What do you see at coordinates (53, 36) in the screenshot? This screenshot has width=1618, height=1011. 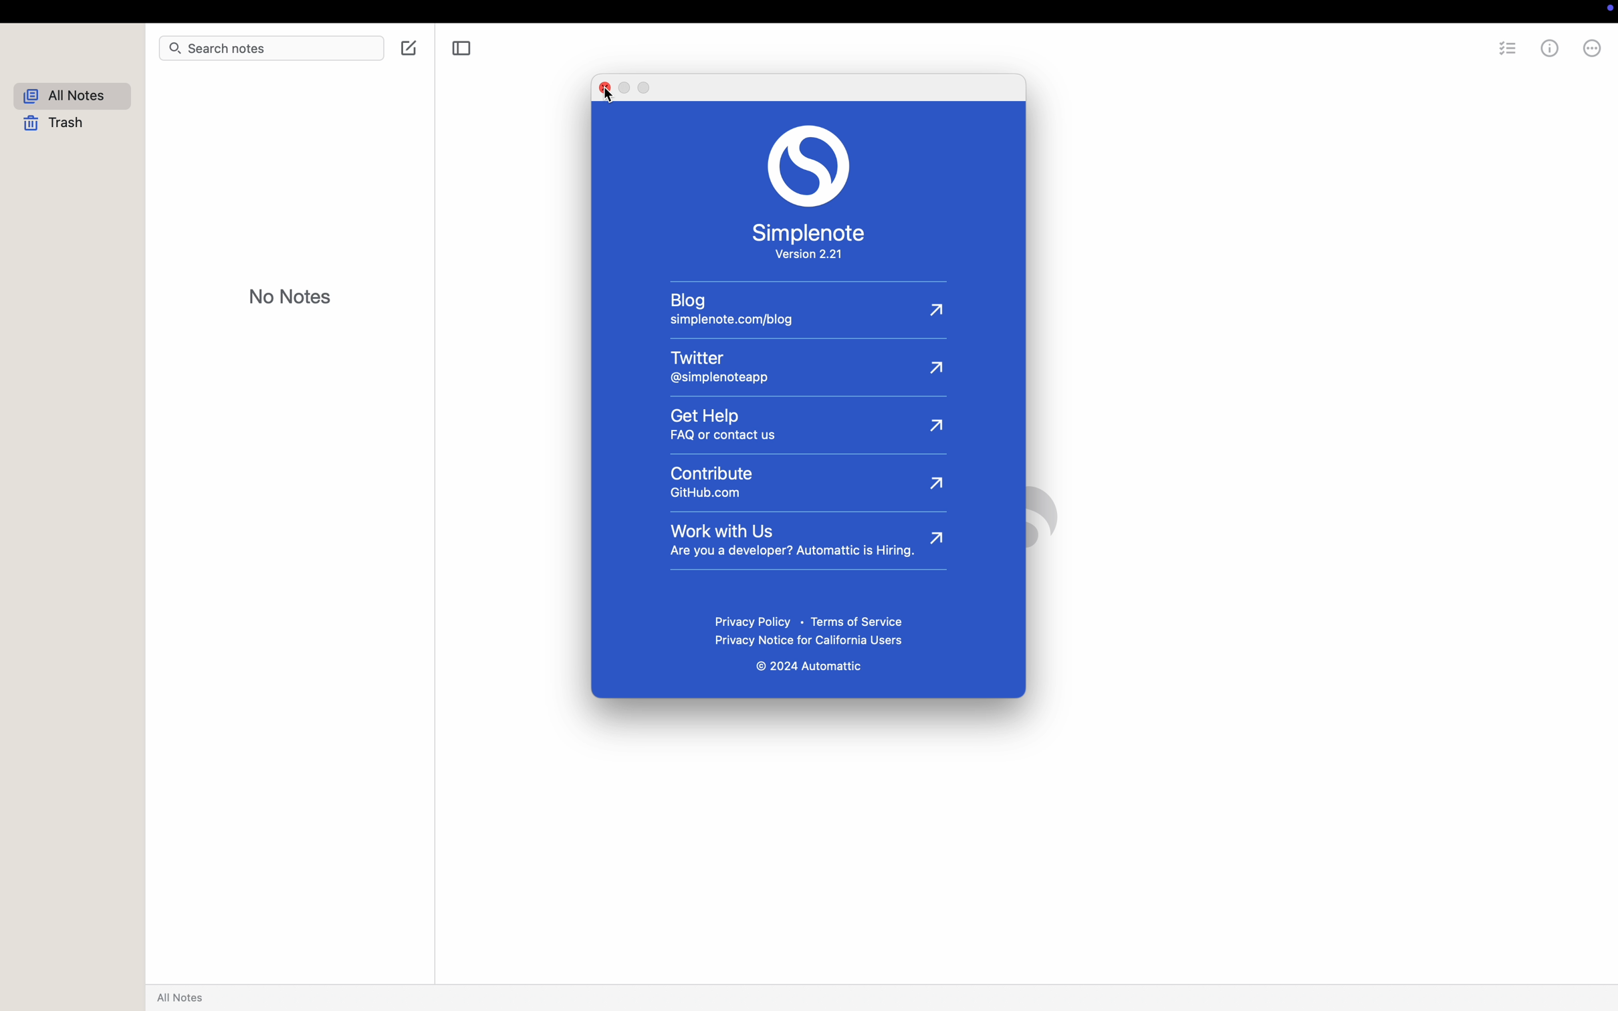 I see `maximize Simplenote` at bounding box center [53, 36].